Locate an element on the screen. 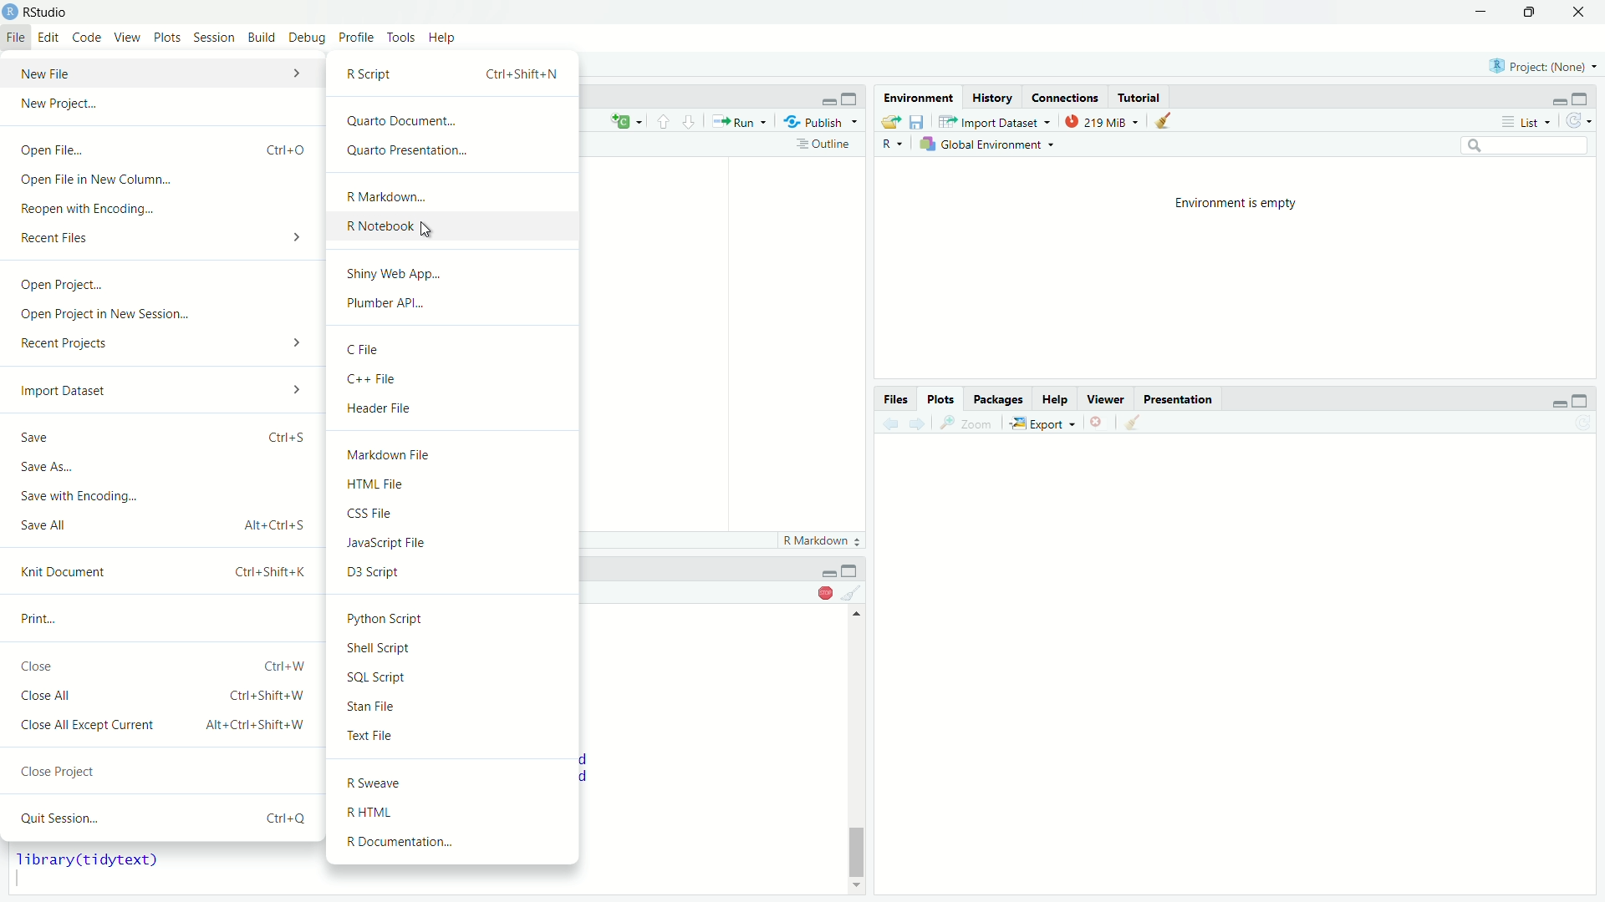 The image size is (1605, 902). vertical slider is located at coordinates (859, 846).